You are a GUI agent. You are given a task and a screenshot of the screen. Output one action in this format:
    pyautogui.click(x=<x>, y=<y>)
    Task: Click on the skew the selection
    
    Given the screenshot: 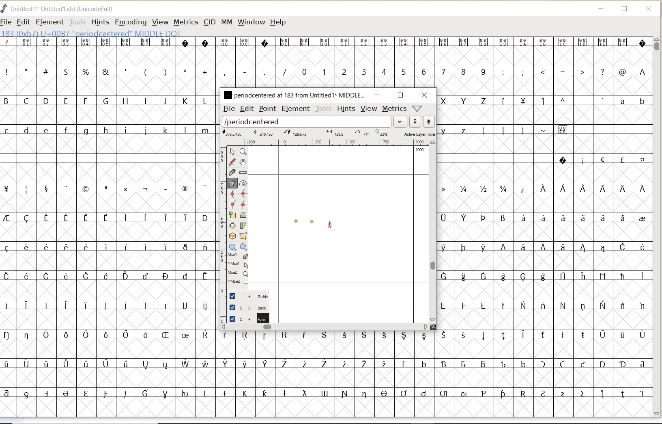 What is the action you would take?
    pyautogui.click(x=243, y=225)
    